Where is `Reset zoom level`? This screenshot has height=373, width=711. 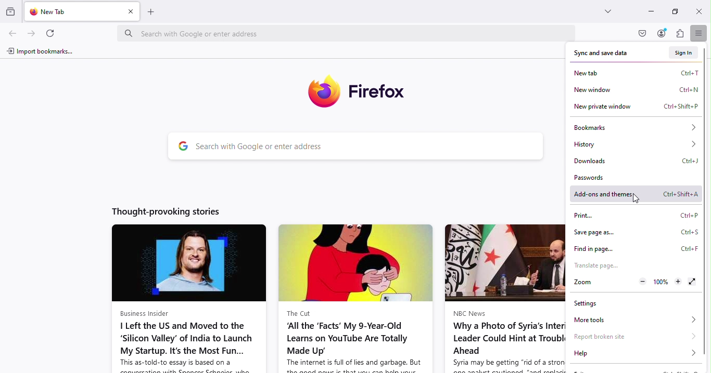 Reset zoom level is located at coordinates (659, 282).